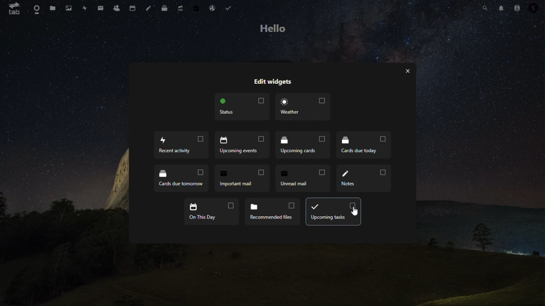 The height and width of the screenshot is (306, 545). Describe the element at coordinates (229, 7) in the screenshot. I see `Task` at that location.